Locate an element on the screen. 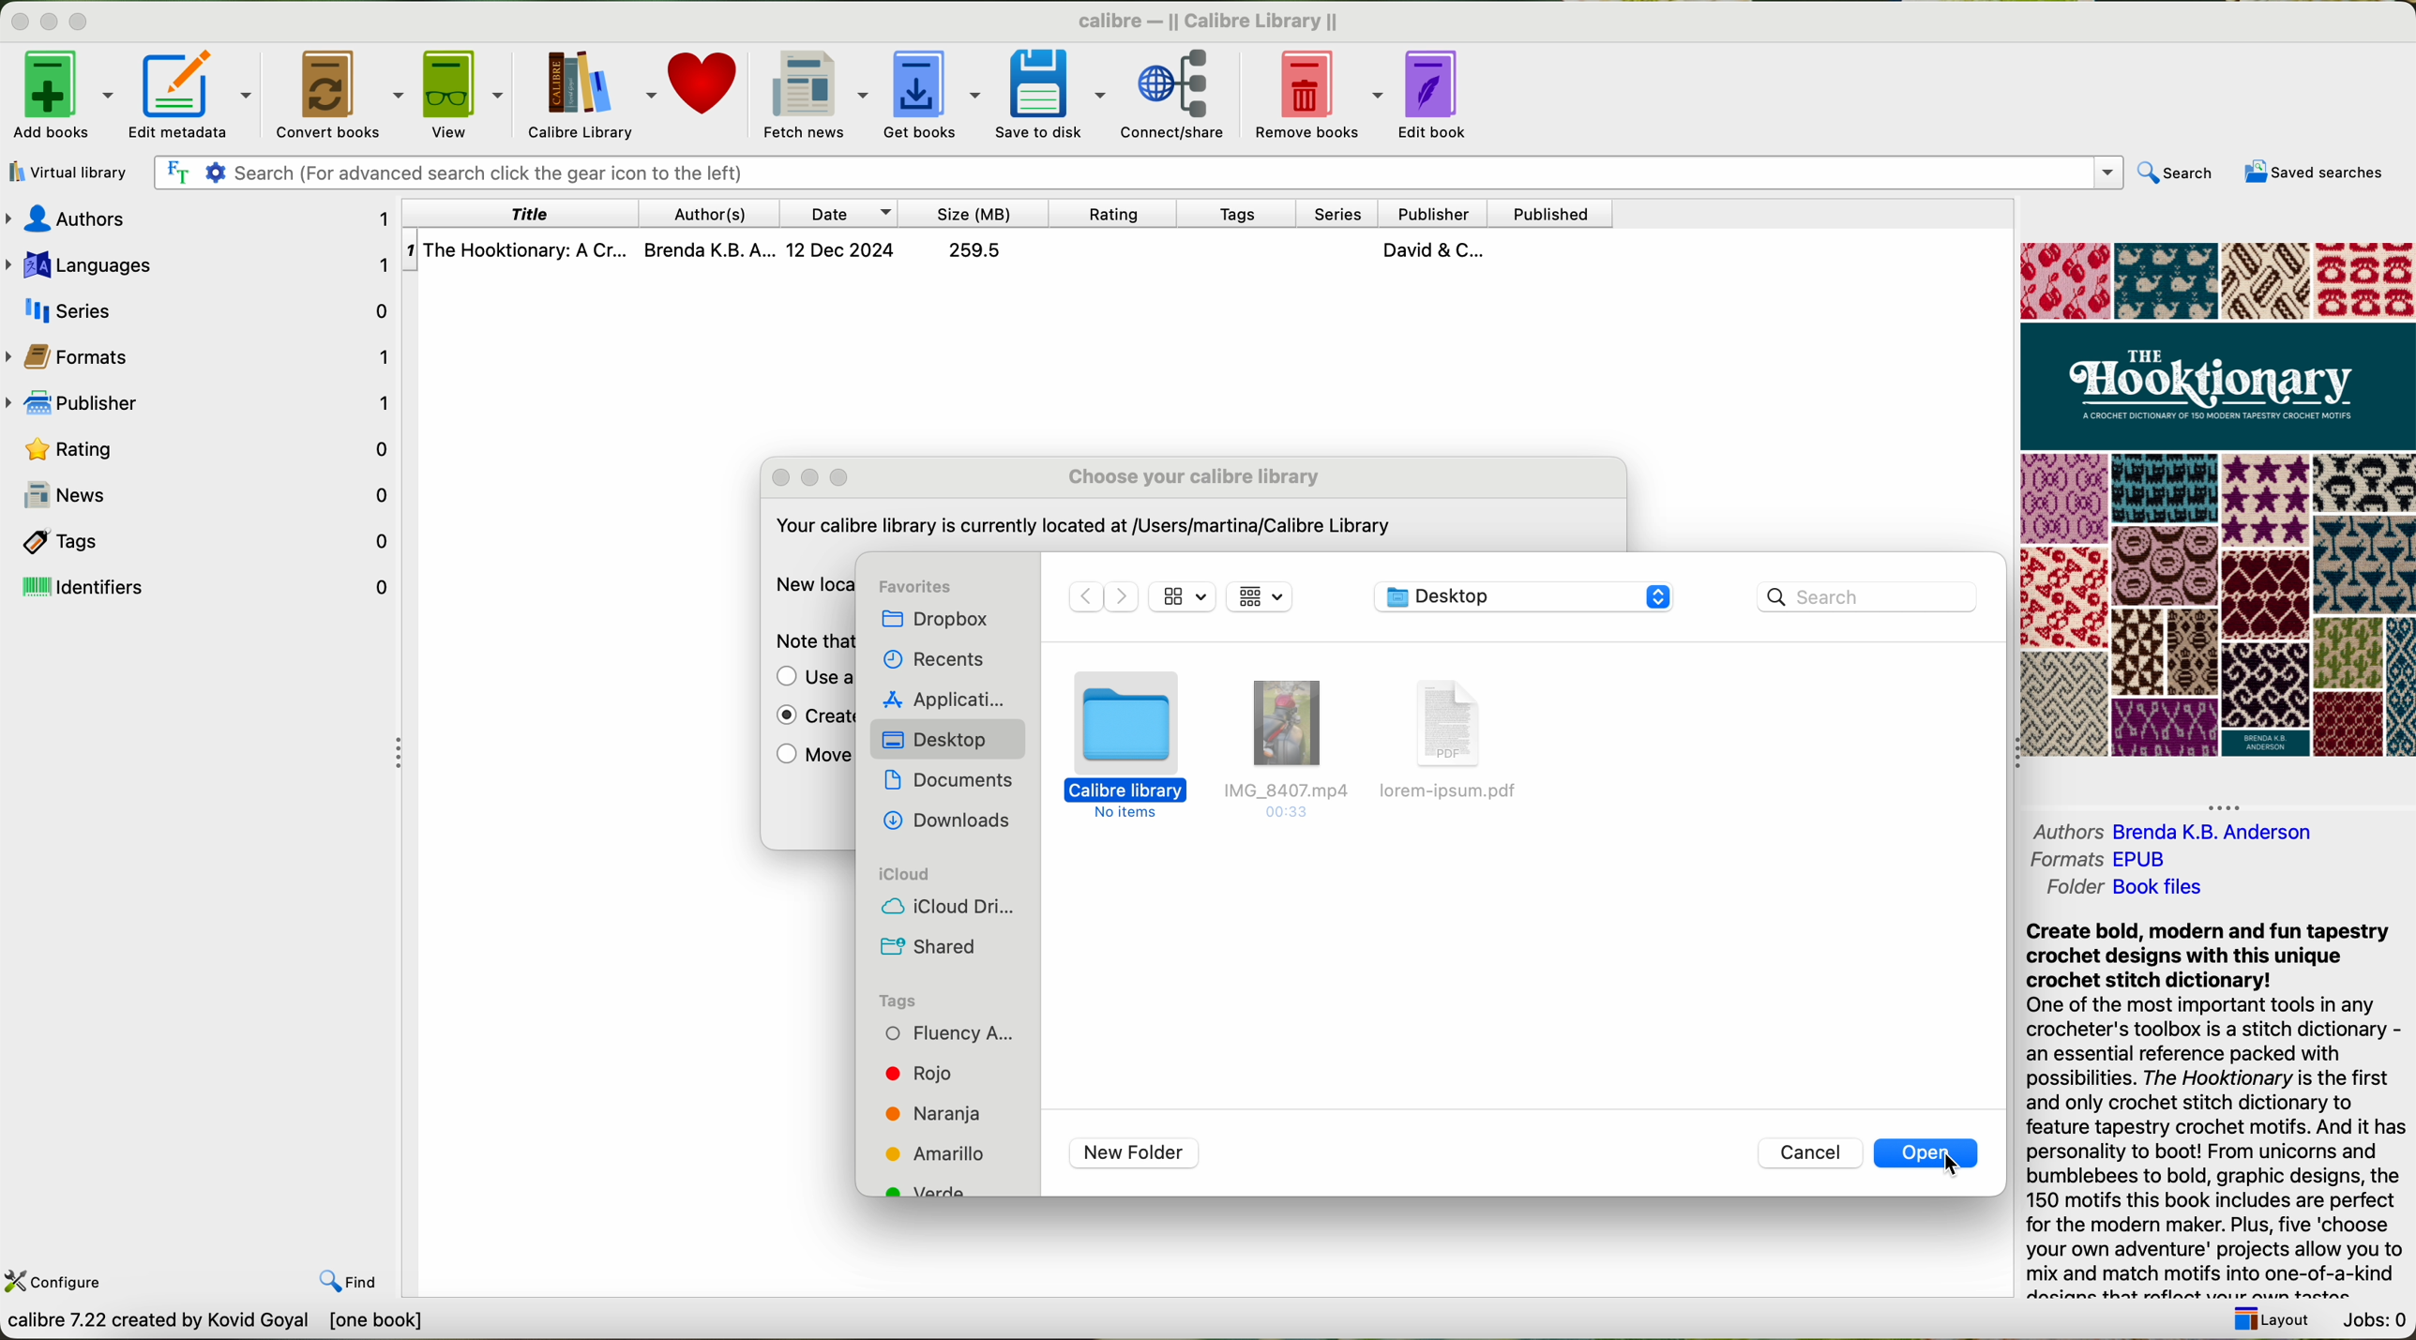 The width and height of the screenshot is (2416, 1340). Your calibre library is currently located at /Users/martina/Calibre Library is located at coordinates (1084, 522).